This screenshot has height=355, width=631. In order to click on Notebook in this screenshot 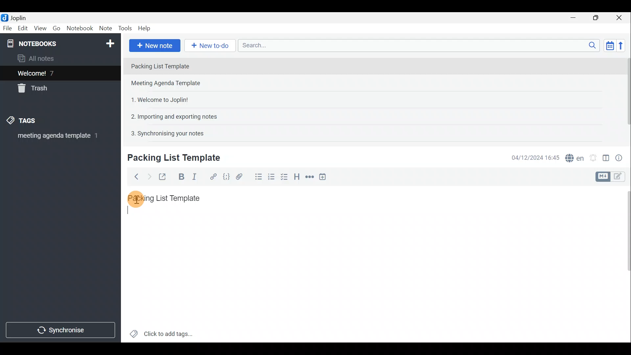, I will do `click(80, 29)`.